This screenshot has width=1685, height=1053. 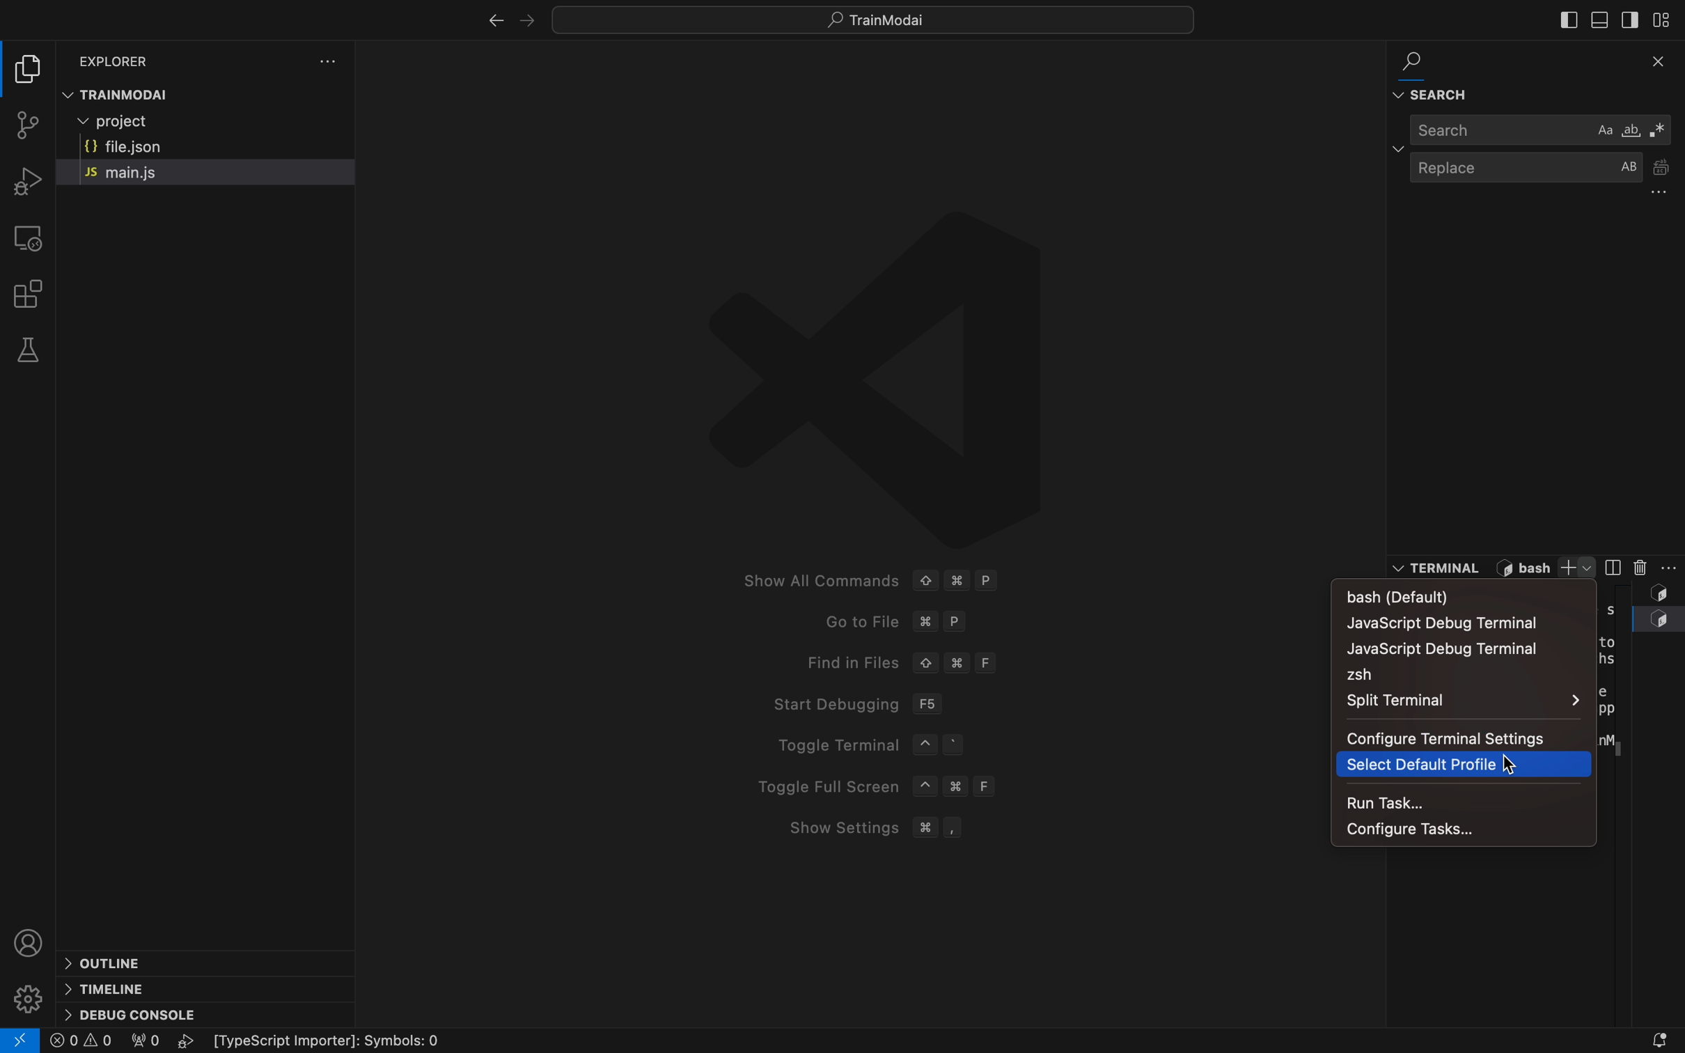 I want to click on sidebar on right, so click(x=1629, y=20).